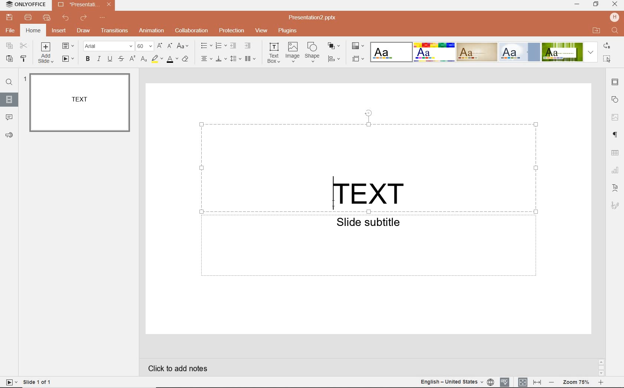 The image size is (624, 388). Describe the element at coordinates (192, 30) in the screenshot. I see `COLLABORATION` at that location.